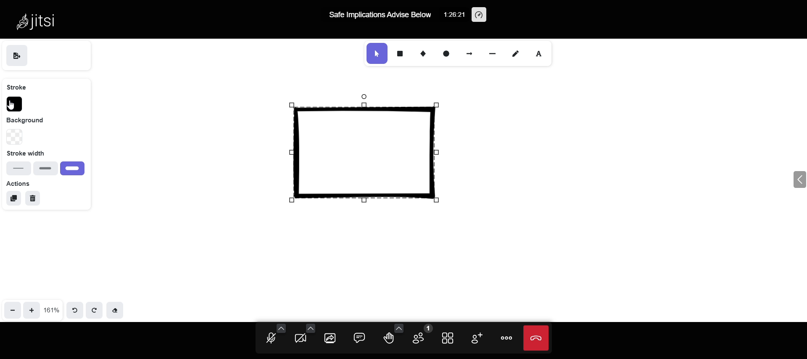  Describe the element at coordinates (12, 197) in the screenshot. I see `duplicate` at that location.